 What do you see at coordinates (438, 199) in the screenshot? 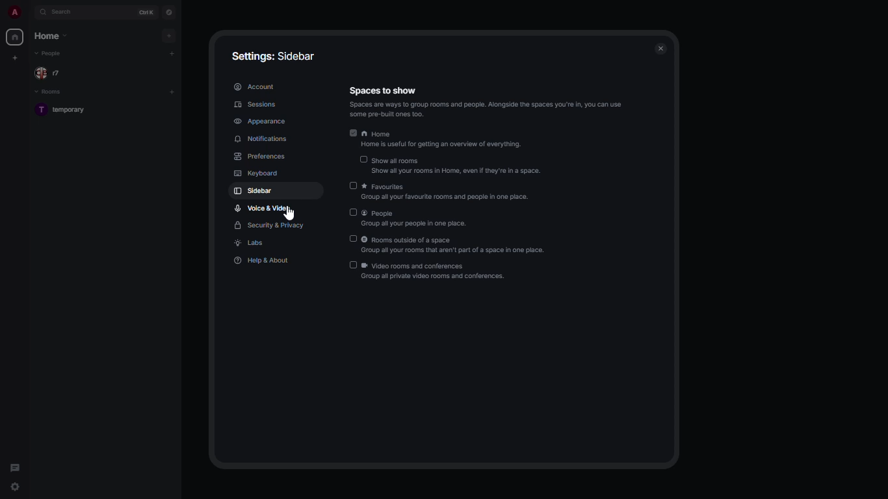
I see `ES PRT SNE FAS GE PUA GE pe,` at bounding box center [438, 199].